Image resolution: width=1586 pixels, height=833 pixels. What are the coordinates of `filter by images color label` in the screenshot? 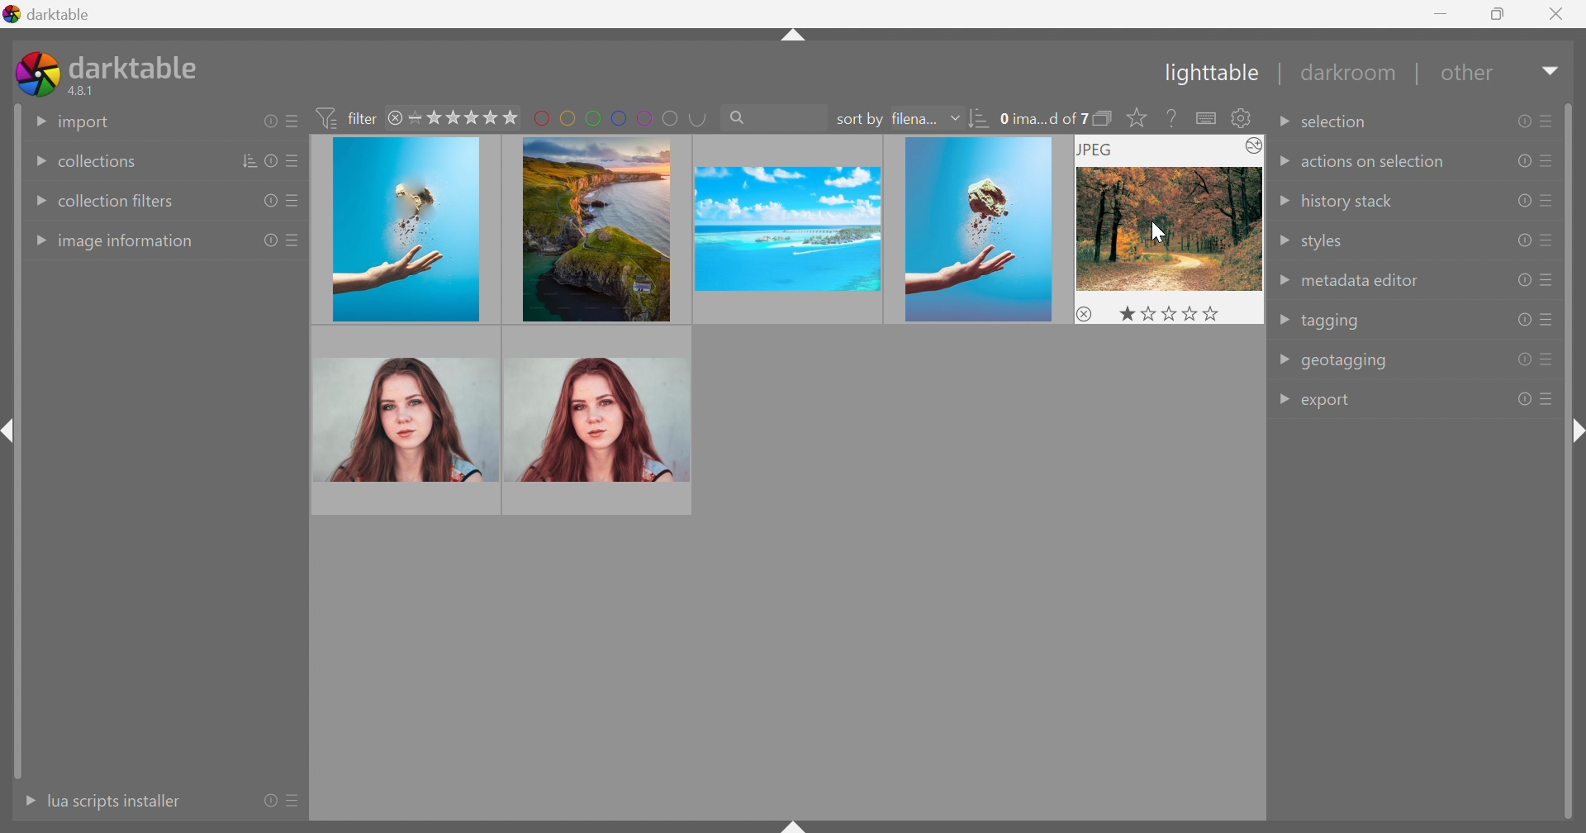 It's located at (620, 117).